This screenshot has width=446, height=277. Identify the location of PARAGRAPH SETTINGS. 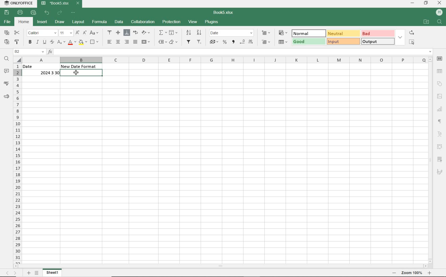
(440, 122).